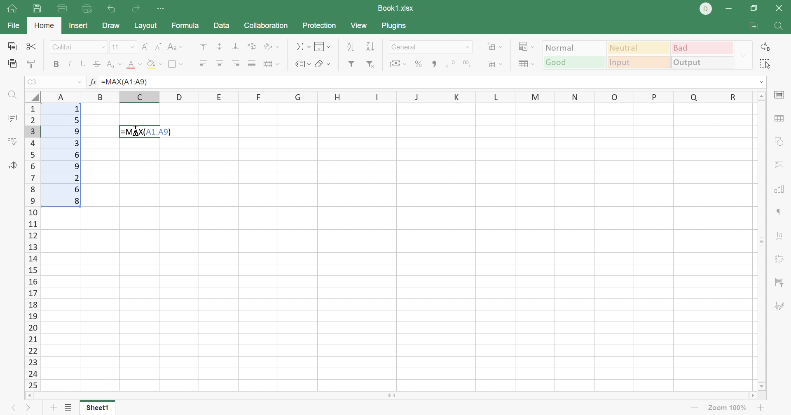 Image resolution: width=791 pixels, height=415 pixels. Describe the element at coordinates (302, 47) in the screenshot. I see `Summation` at that location.